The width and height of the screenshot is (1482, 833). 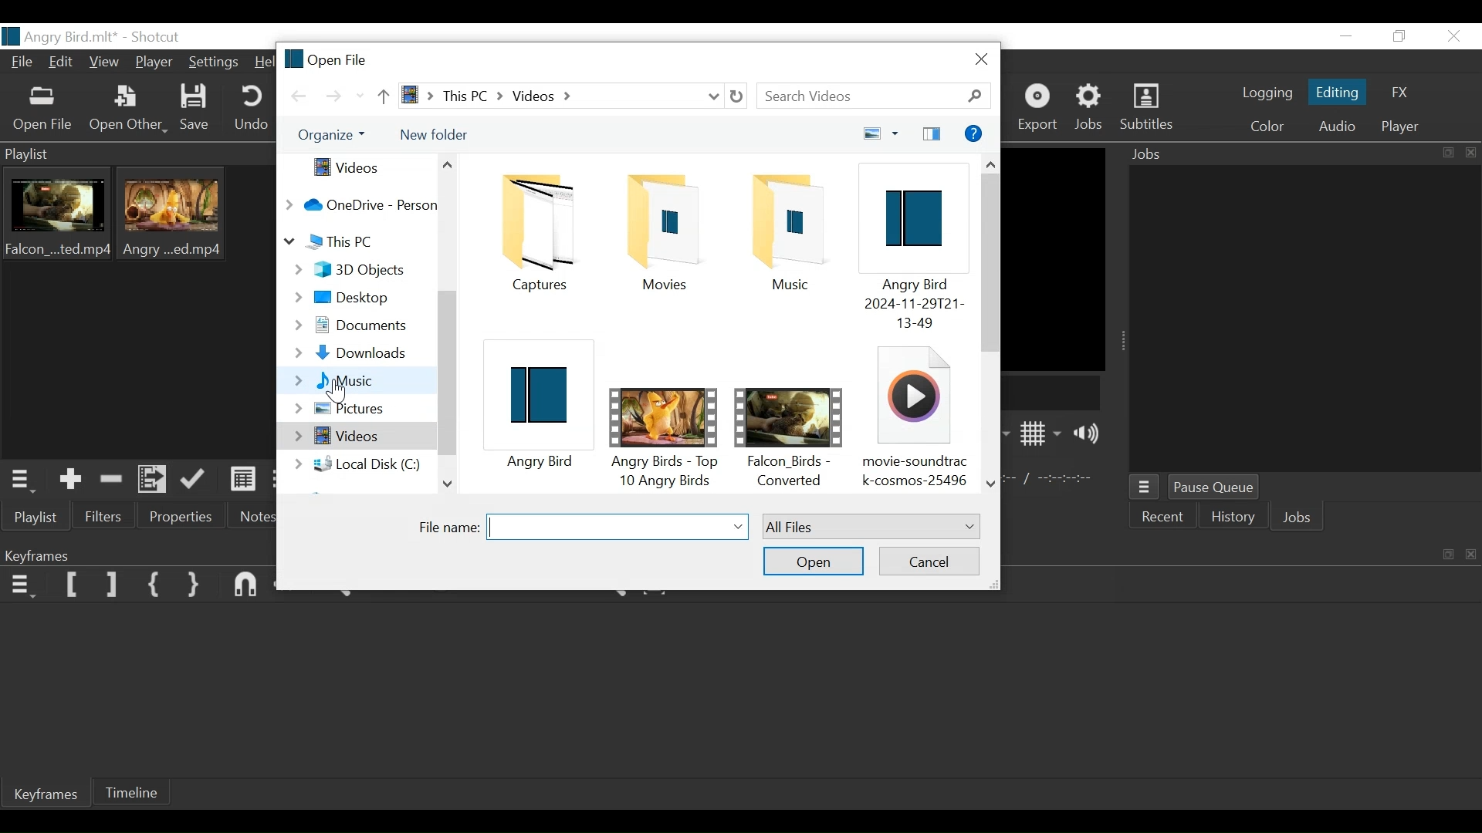 What do you see at coordinates (1335, 91) in the screenshot?
I see `Editing` at bounding box center [1335, 91].